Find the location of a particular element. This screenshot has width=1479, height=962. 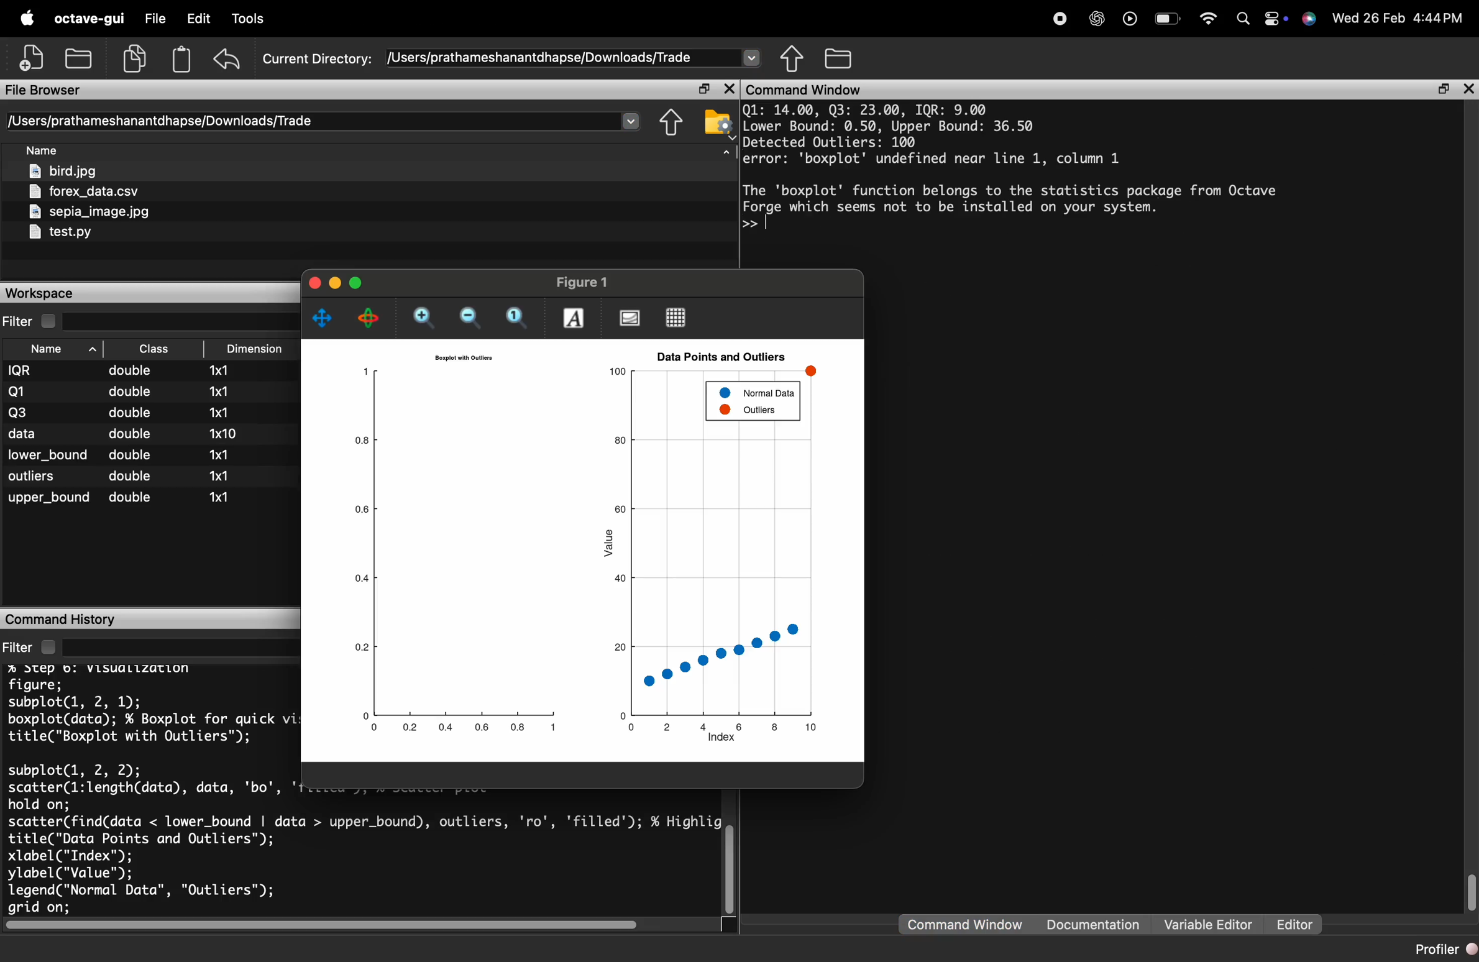

chatgpt is located at coordinates (1097, 21).